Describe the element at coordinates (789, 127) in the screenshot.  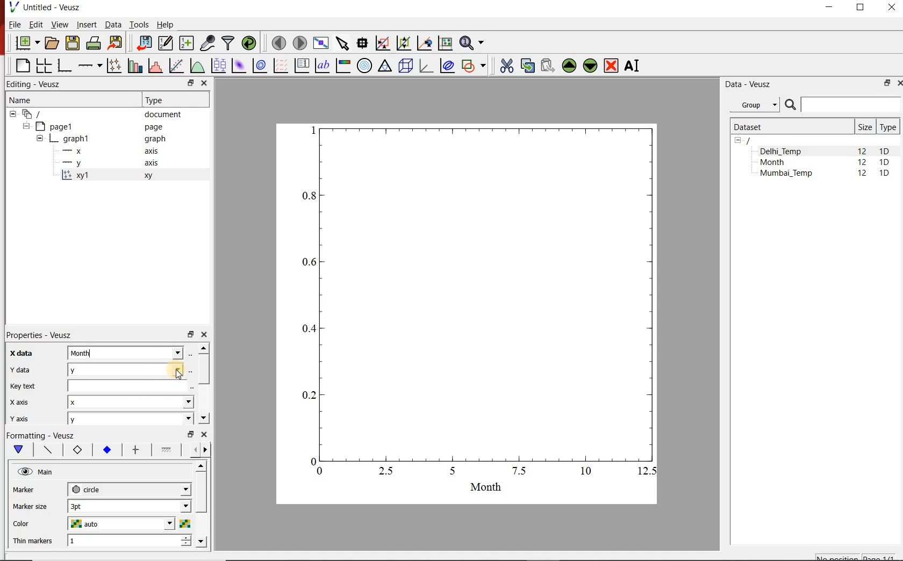
I see `Dataset` at that location.